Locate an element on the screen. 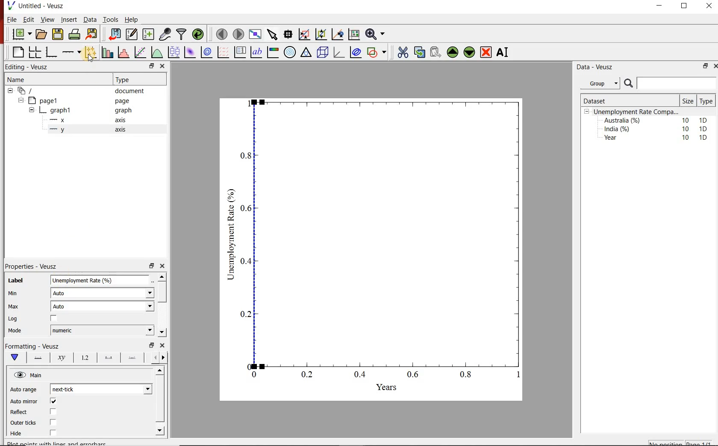  India (%) 10 1D is located at coordinates (656, 129).